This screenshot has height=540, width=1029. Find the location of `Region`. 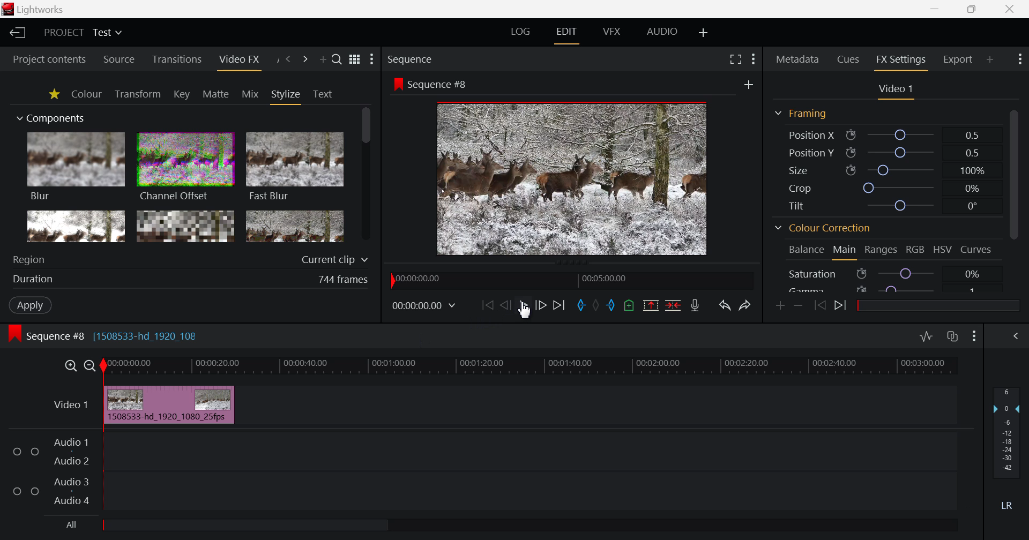

Region is located at coordinates (191, 259).